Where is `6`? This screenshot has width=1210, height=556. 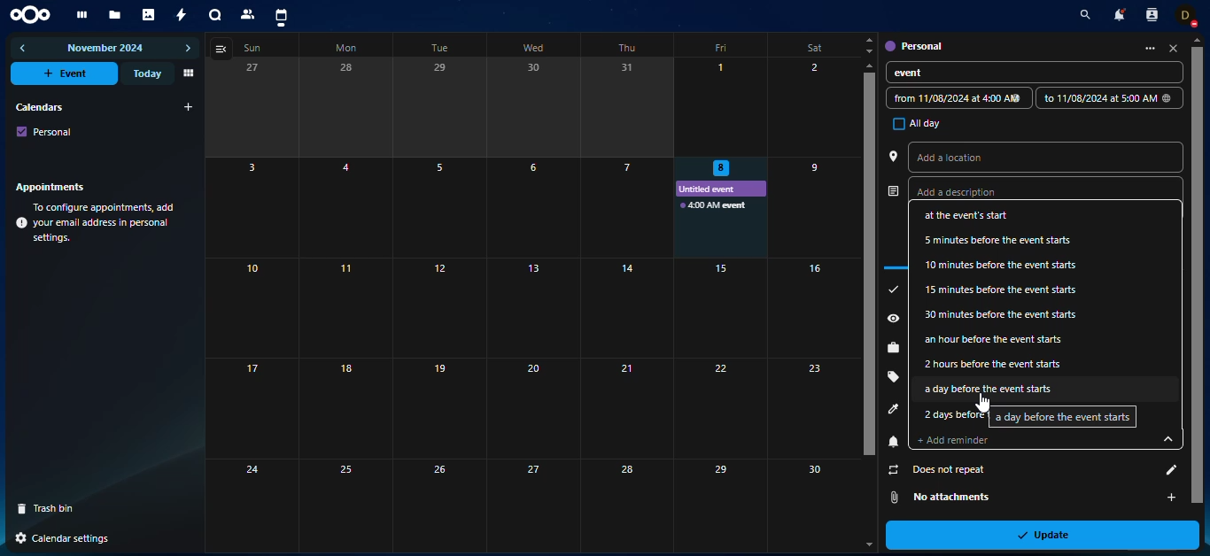
6 is located at coordinates (532, 206).